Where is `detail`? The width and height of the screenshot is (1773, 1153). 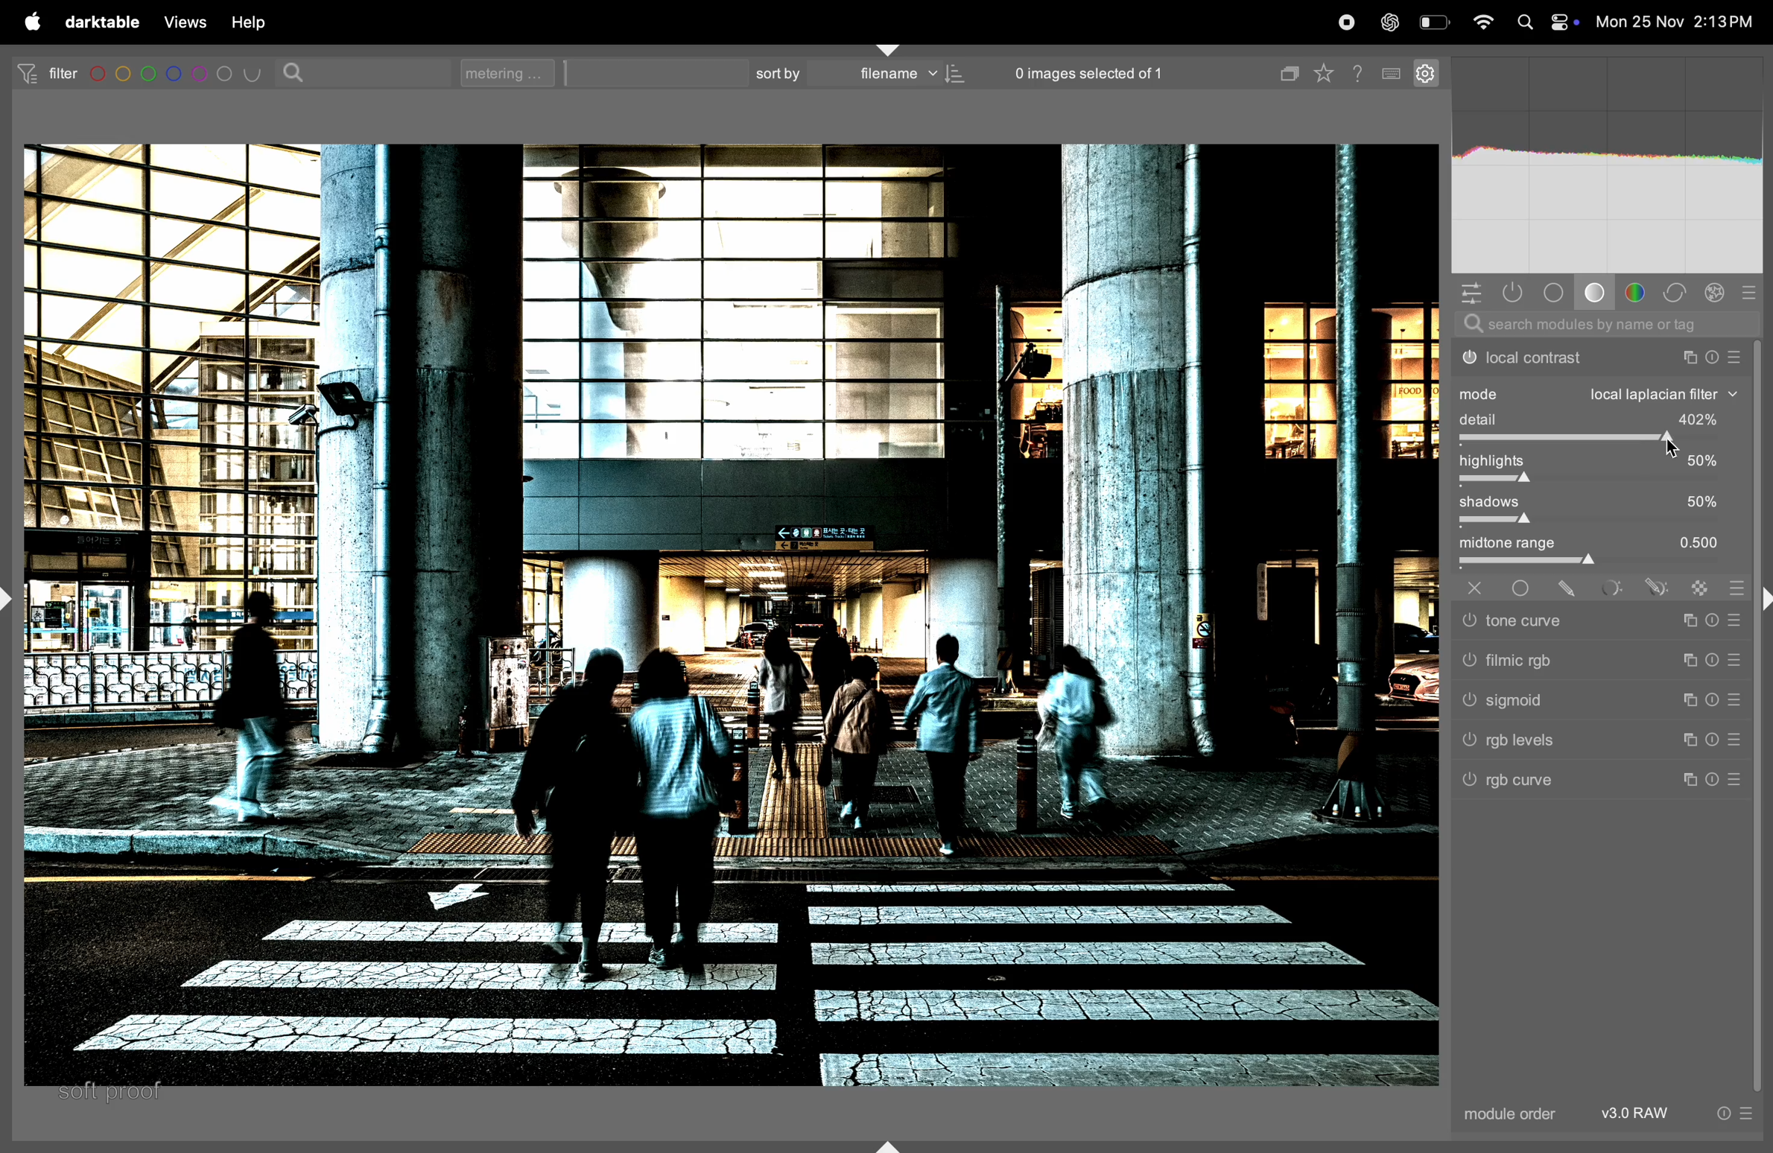 detail is located at coordinates (1602, 420).